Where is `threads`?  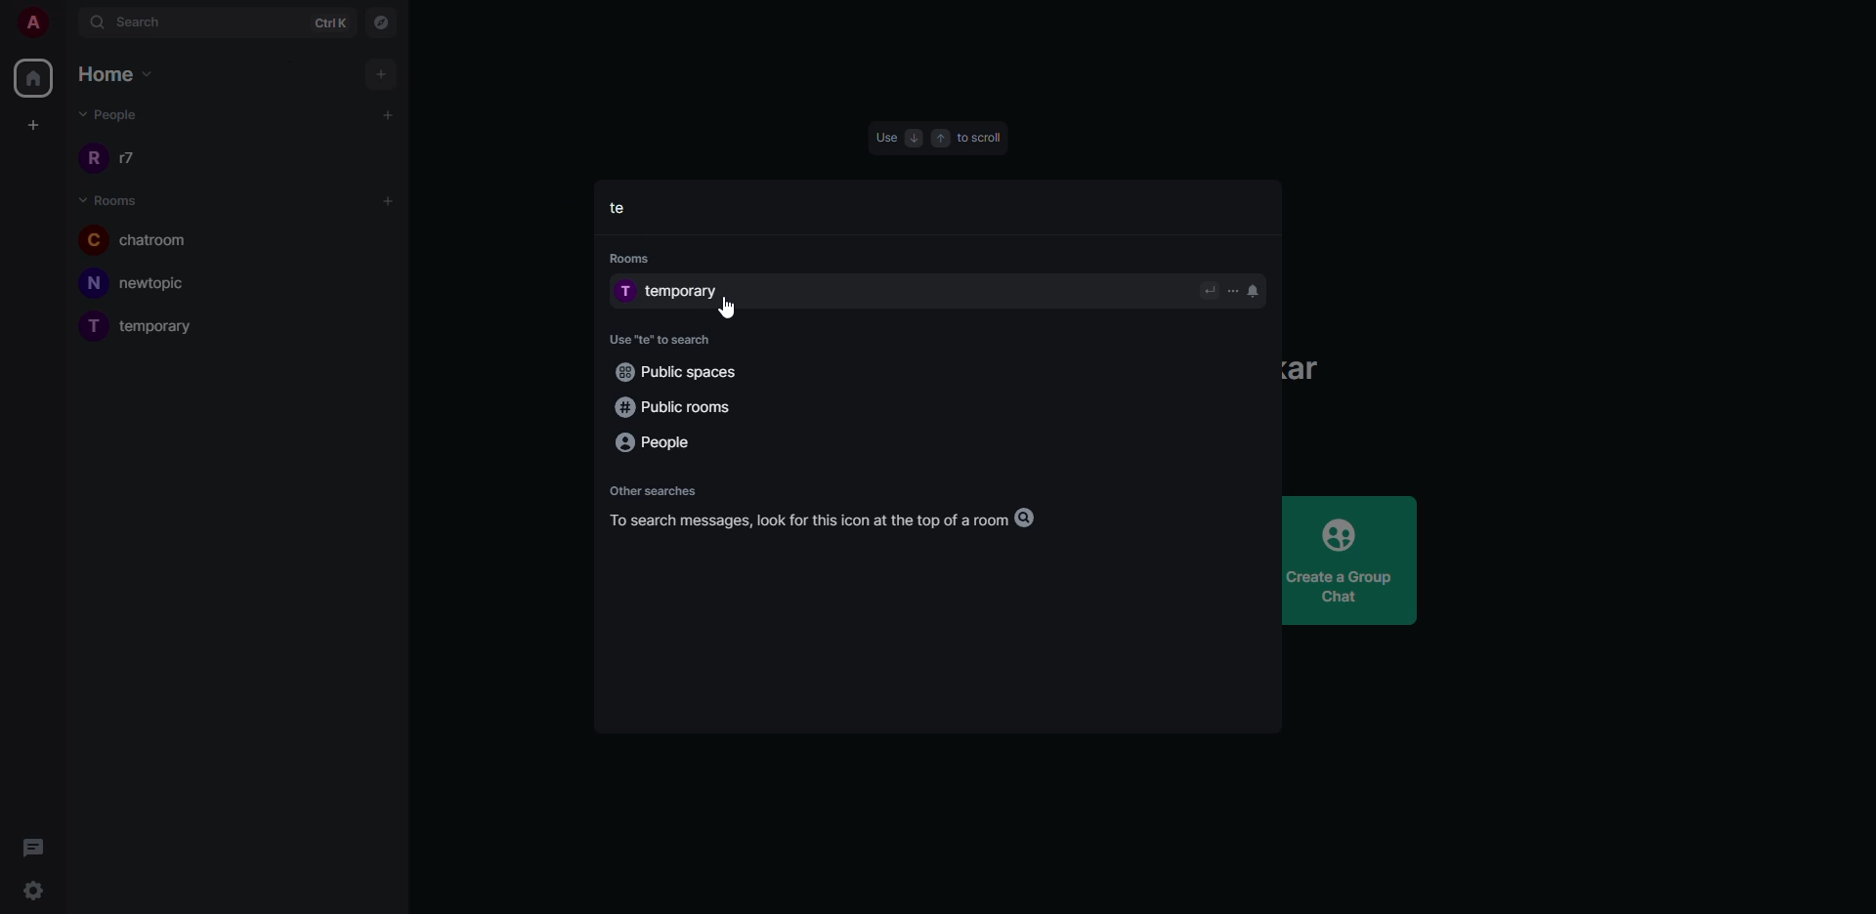
threads is located at coordinates (32, 847).